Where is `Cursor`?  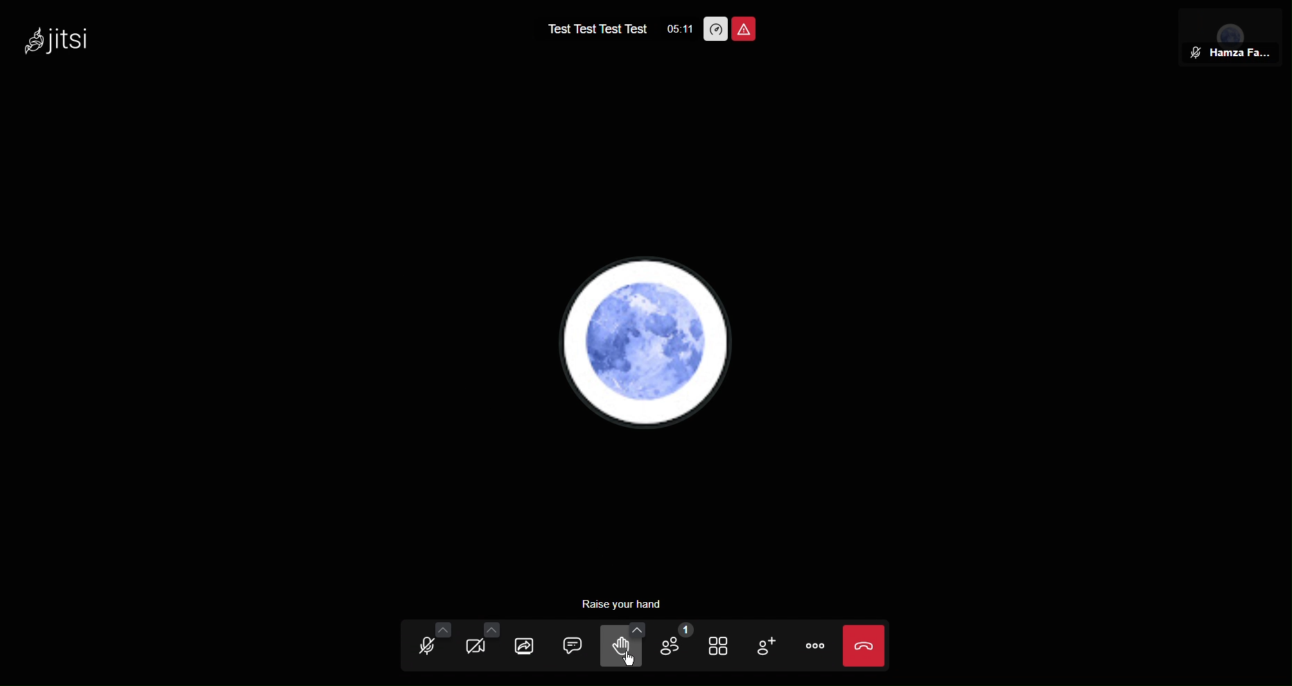 Cursor is located at coordinates (631, 660).